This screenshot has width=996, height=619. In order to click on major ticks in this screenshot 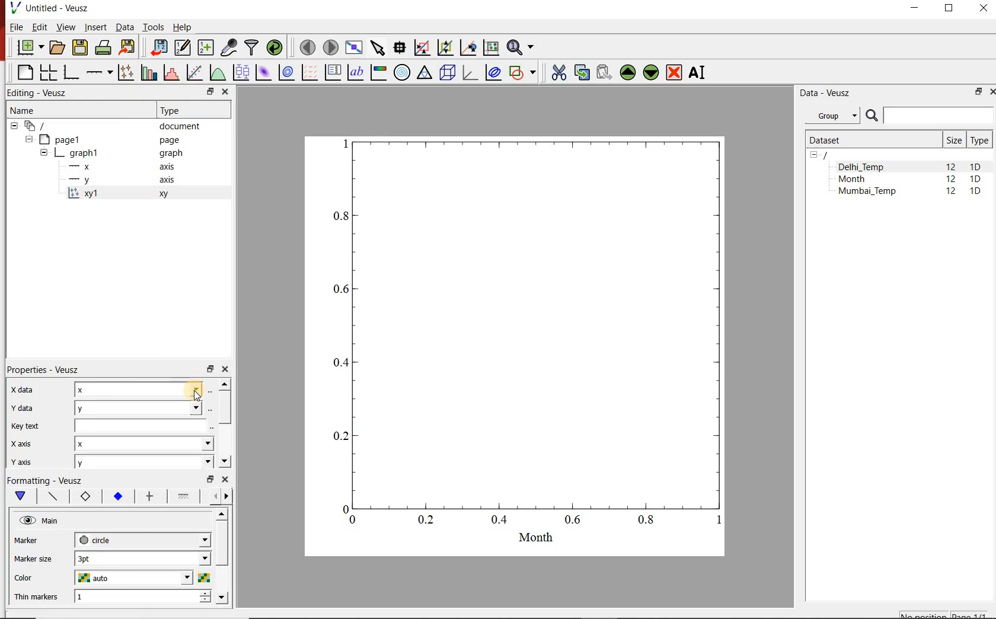, I will do `click(149, 496)`.